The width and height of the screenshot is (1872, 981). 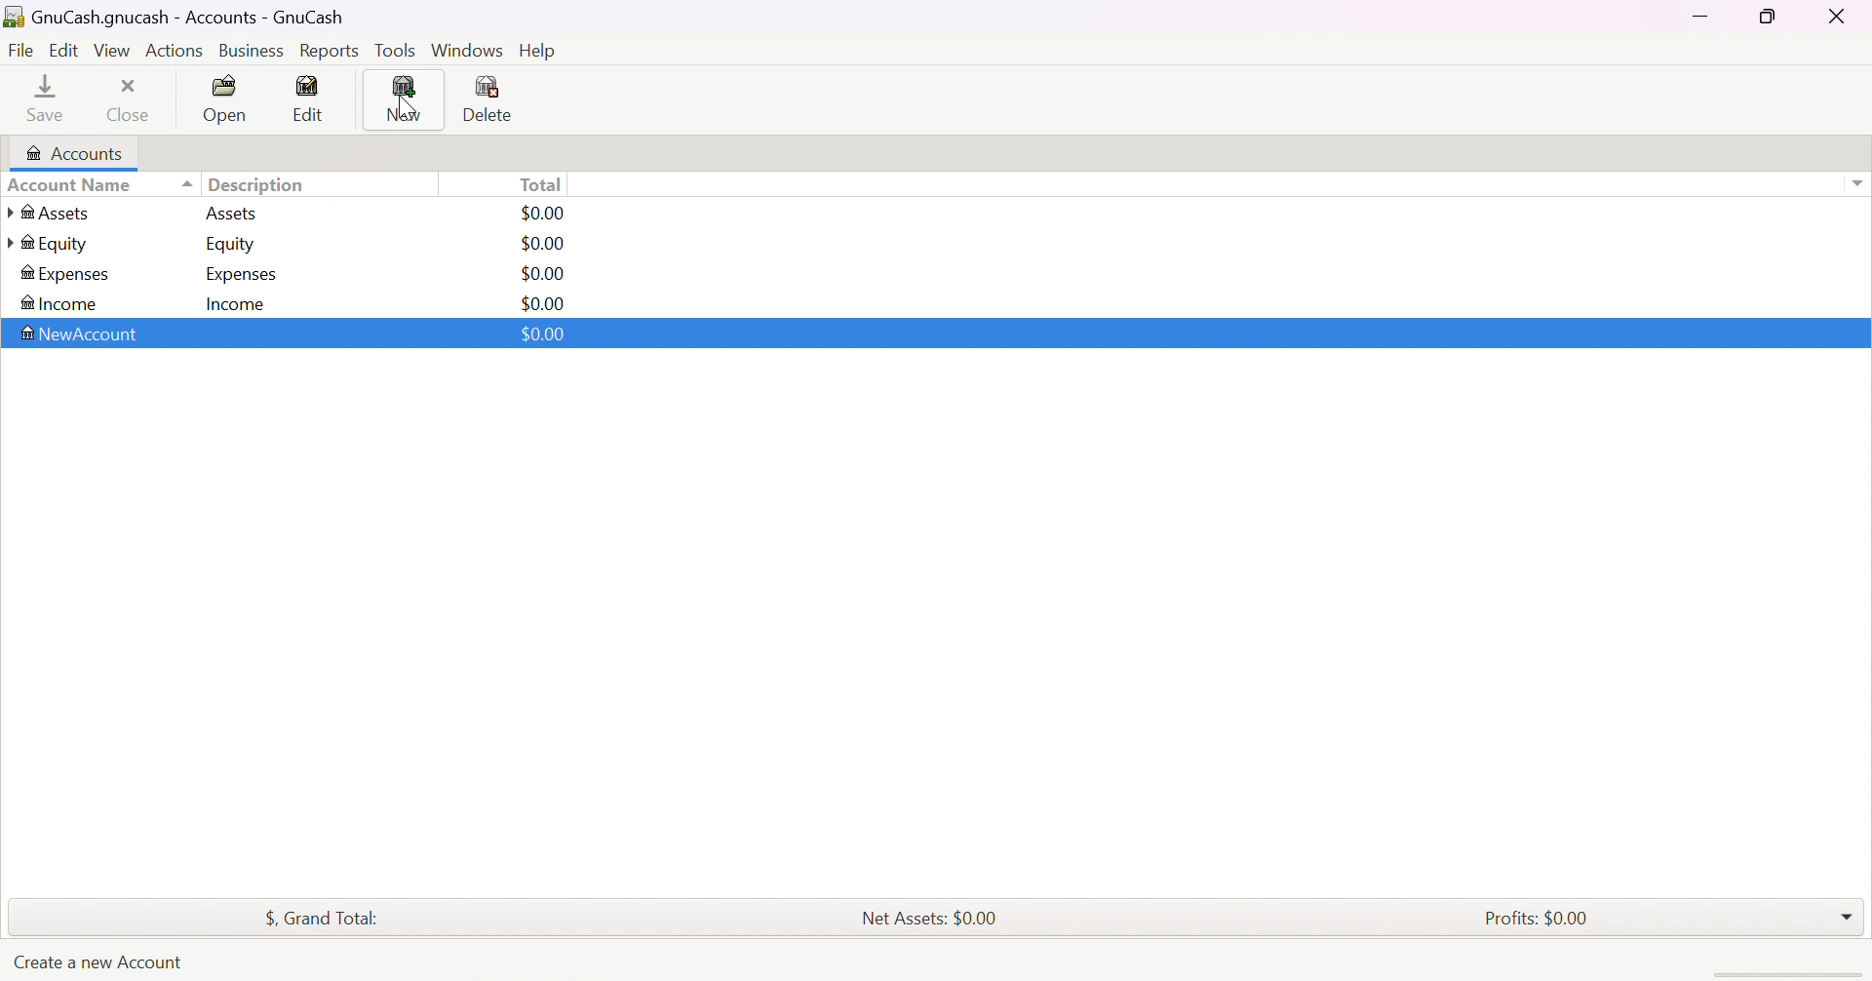 I want to click on Assets, so click(x=236, y=215).